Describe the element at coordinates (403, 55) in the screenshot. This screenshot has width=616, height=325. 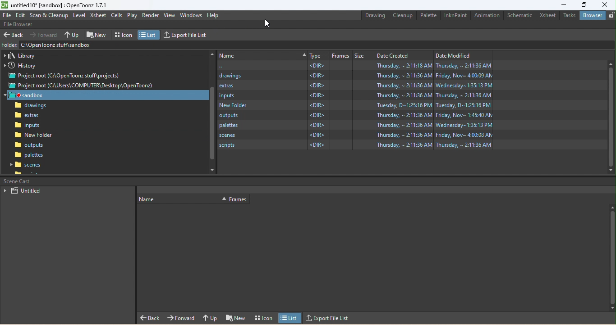
I see `Date created` at that location.